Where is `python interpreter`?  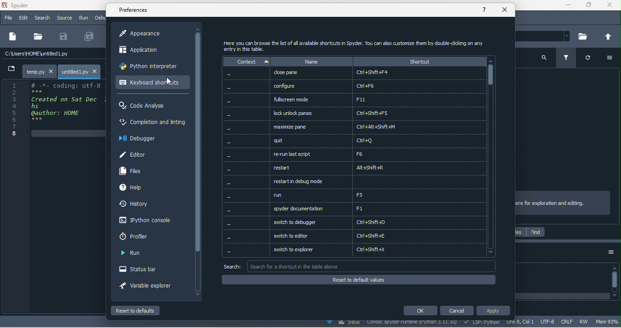
python interpreter is located at coordinates (150, 66).